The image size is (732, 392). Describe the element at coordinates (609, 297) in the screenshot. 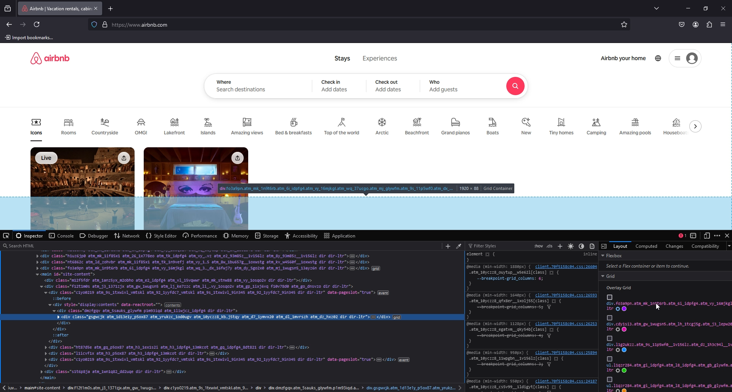

I see `Checkbox ` at that location.